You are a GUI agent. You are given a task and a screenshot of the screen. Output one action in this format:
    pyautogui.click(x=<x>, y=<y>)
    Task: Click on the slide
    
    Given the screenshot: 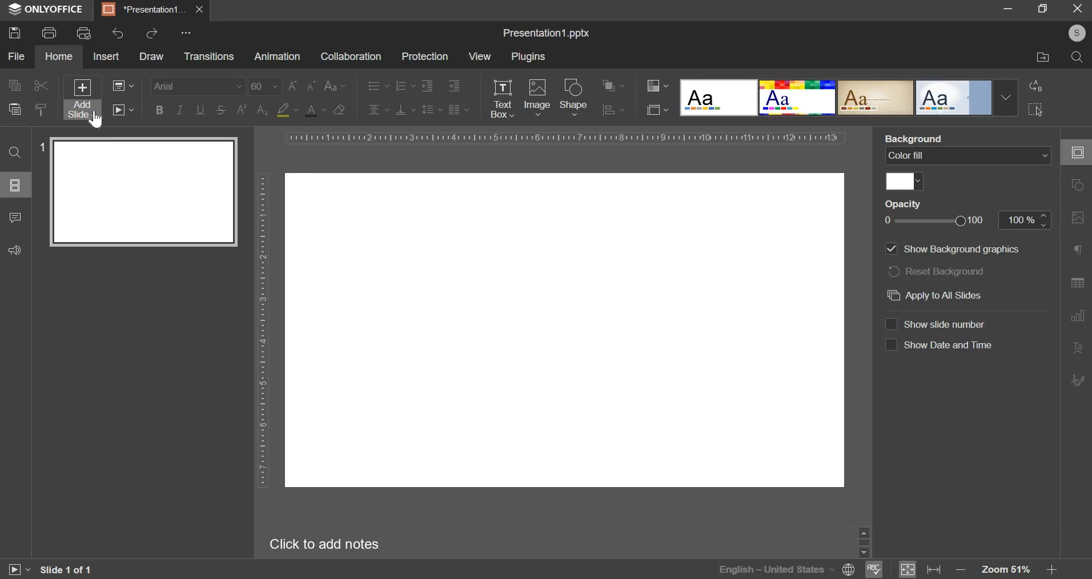 What is the action you would take?
    pyautogui.click(x=564, y=331)
    